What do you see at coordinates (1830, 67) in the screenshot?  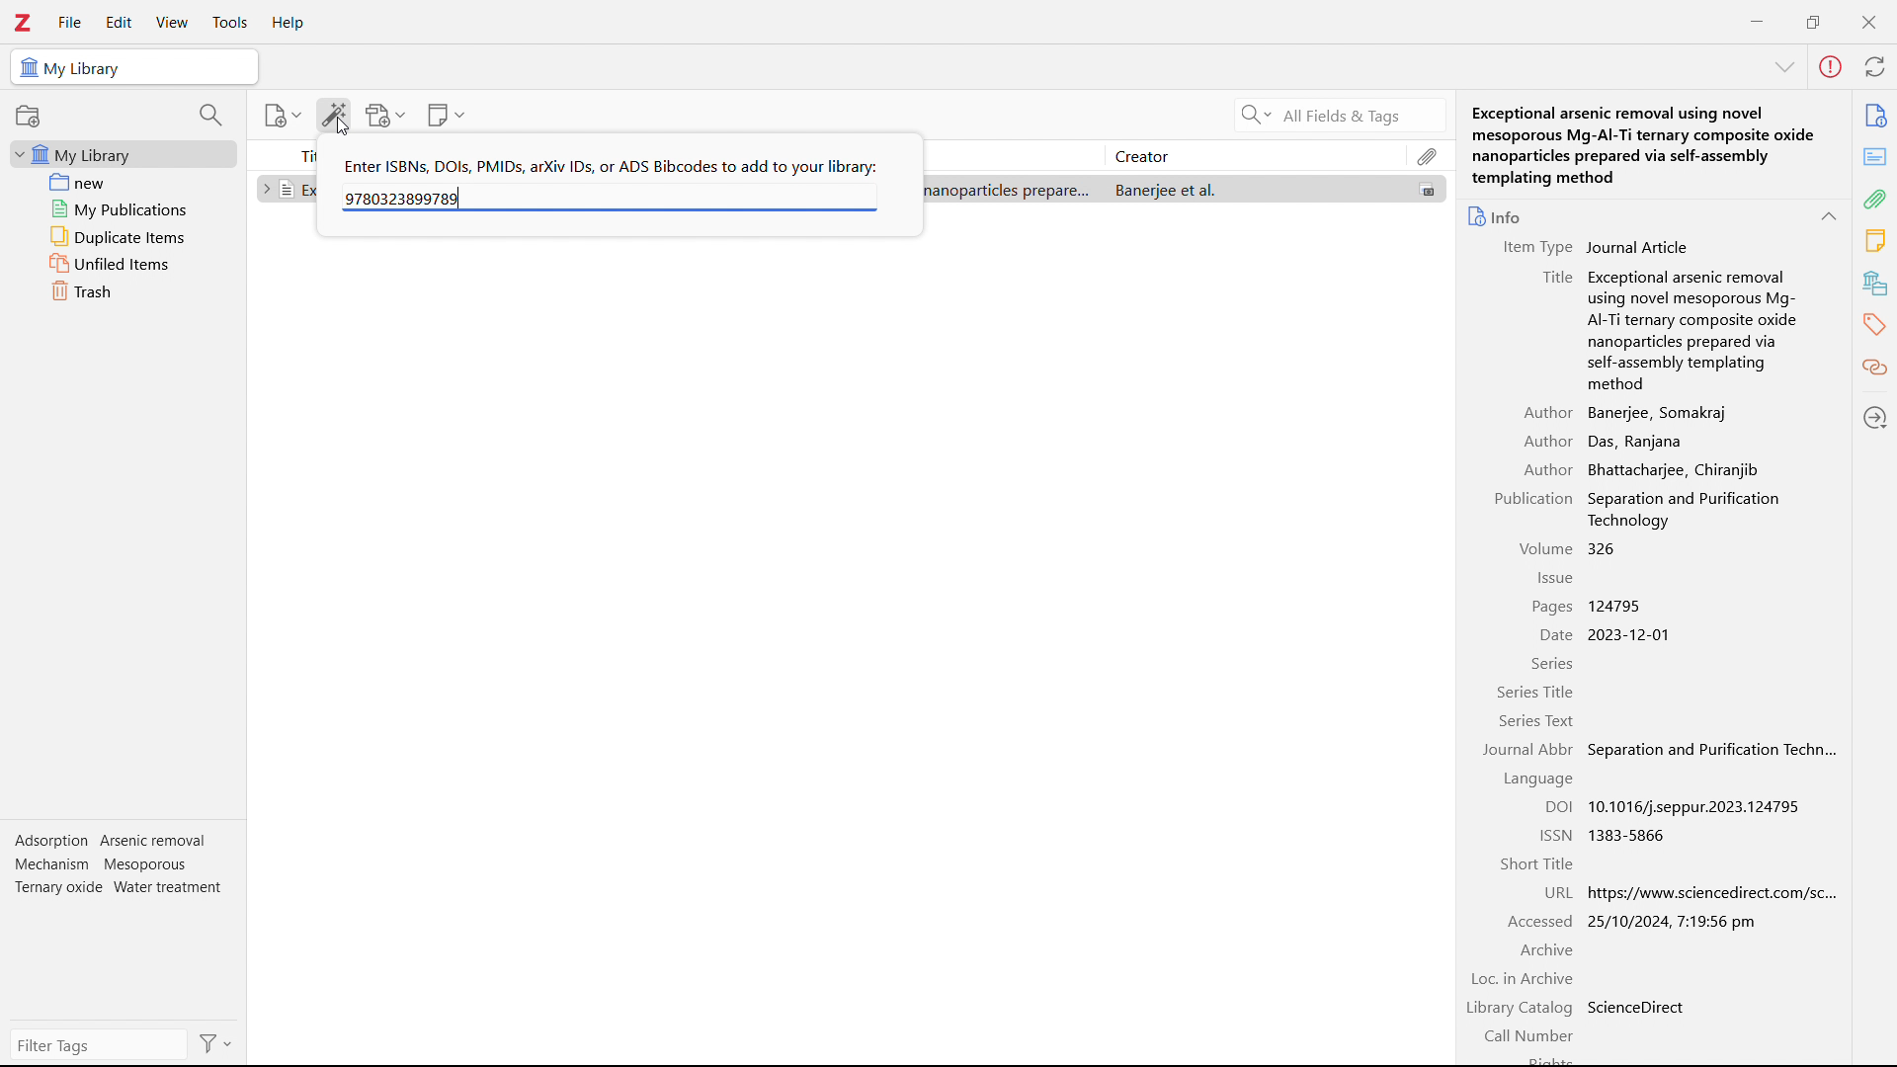 I see `error in sync` at bounding box center [1830, 67].